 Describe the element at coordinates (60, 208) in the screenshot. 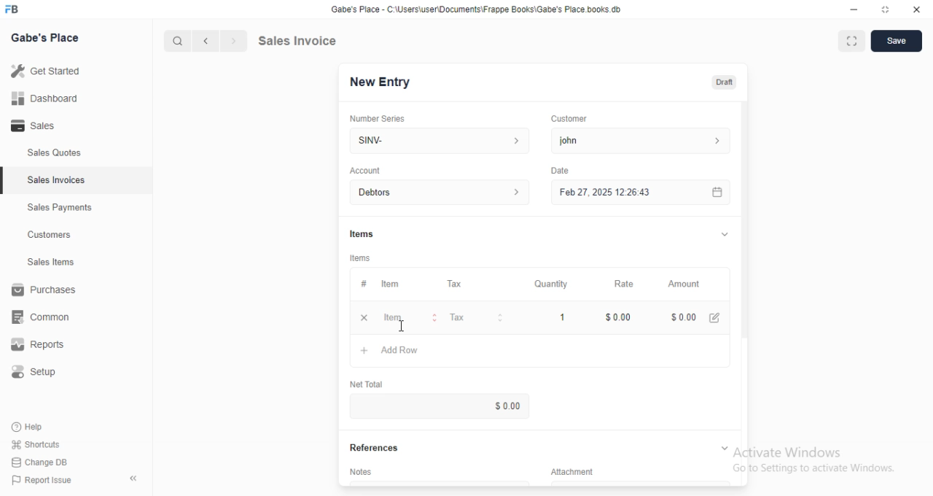

I see `Sales Payments` at that location.